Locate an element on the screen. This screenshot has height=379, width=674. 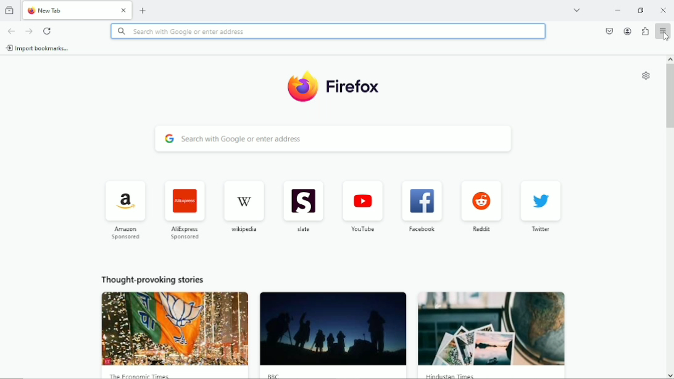
list all tabs is located at coordinates (576, 10).